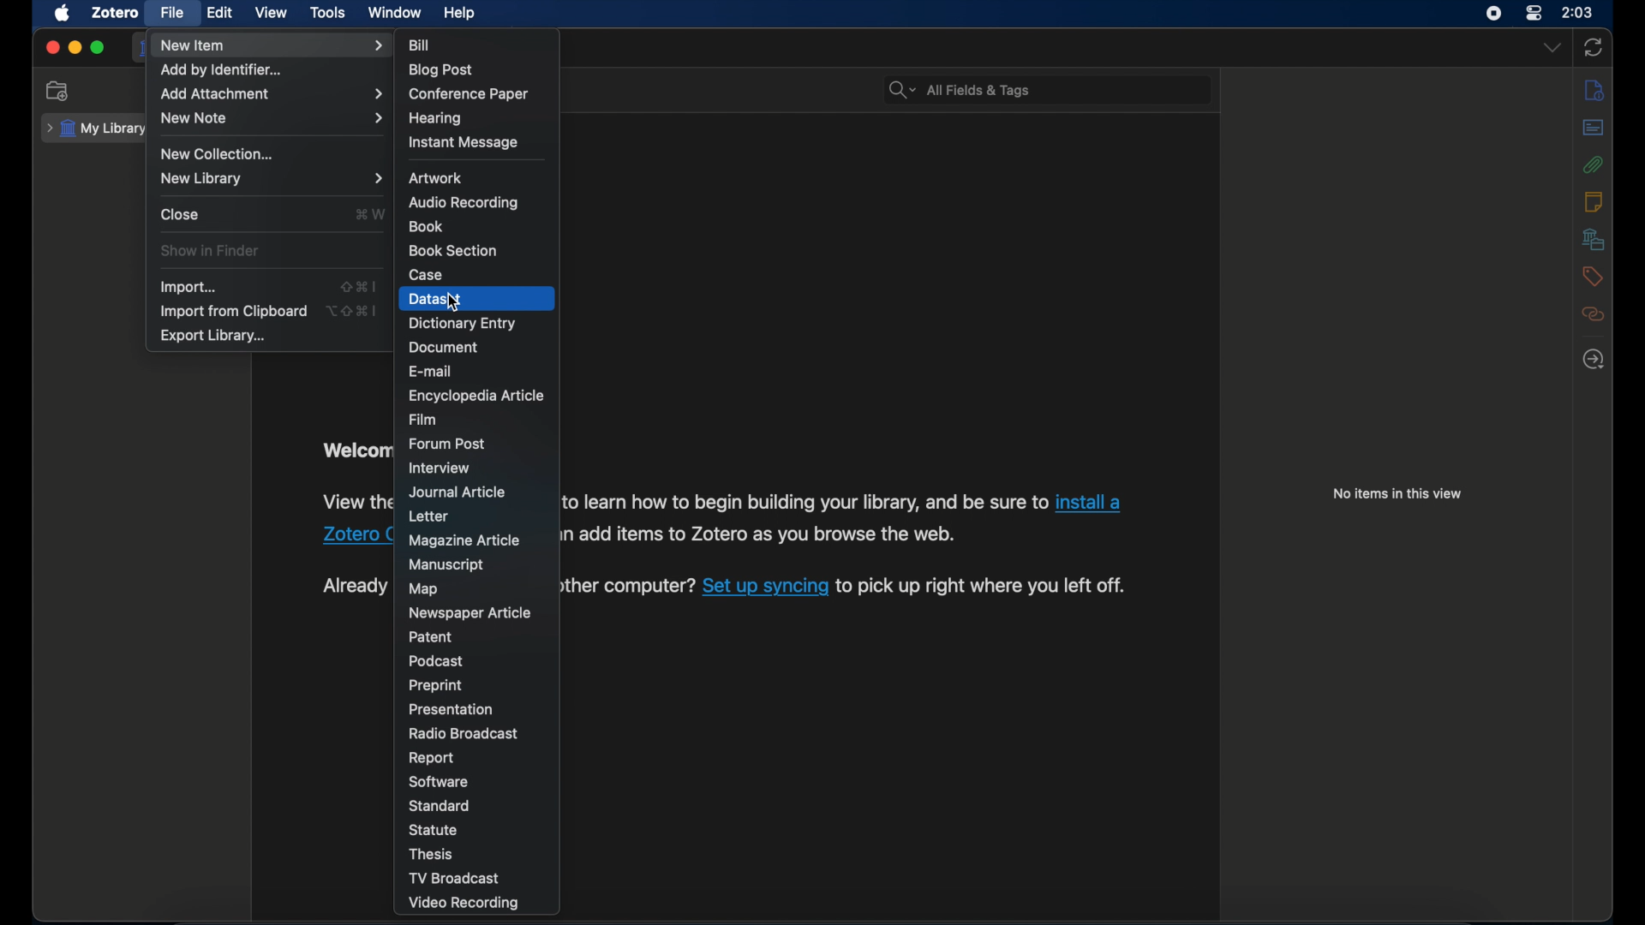 The image size is (1645, 925). What do you see at coordinates (359, 285) in the screenshot?
I see `shortcut` at bounding box center [359, 285].